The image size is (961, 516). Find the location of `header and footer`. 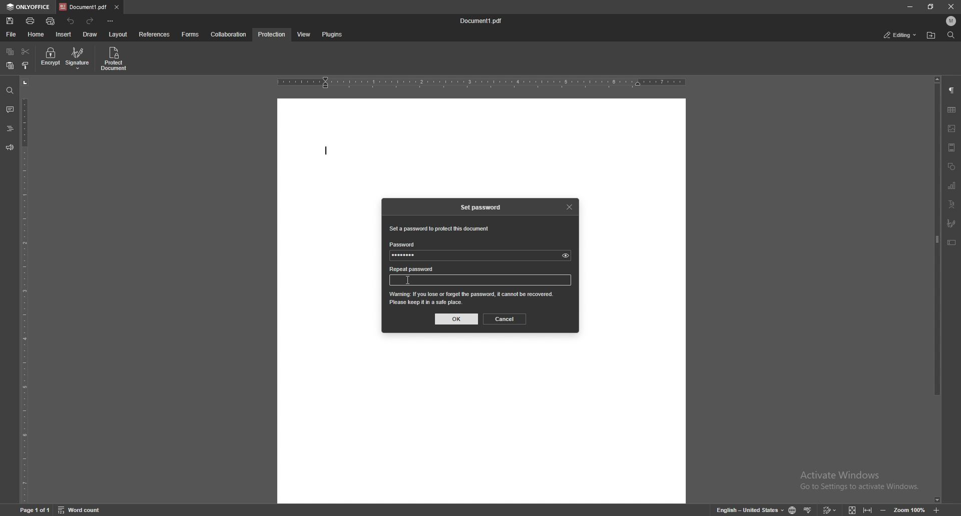

header and footer is located at coordinates (951, 147).